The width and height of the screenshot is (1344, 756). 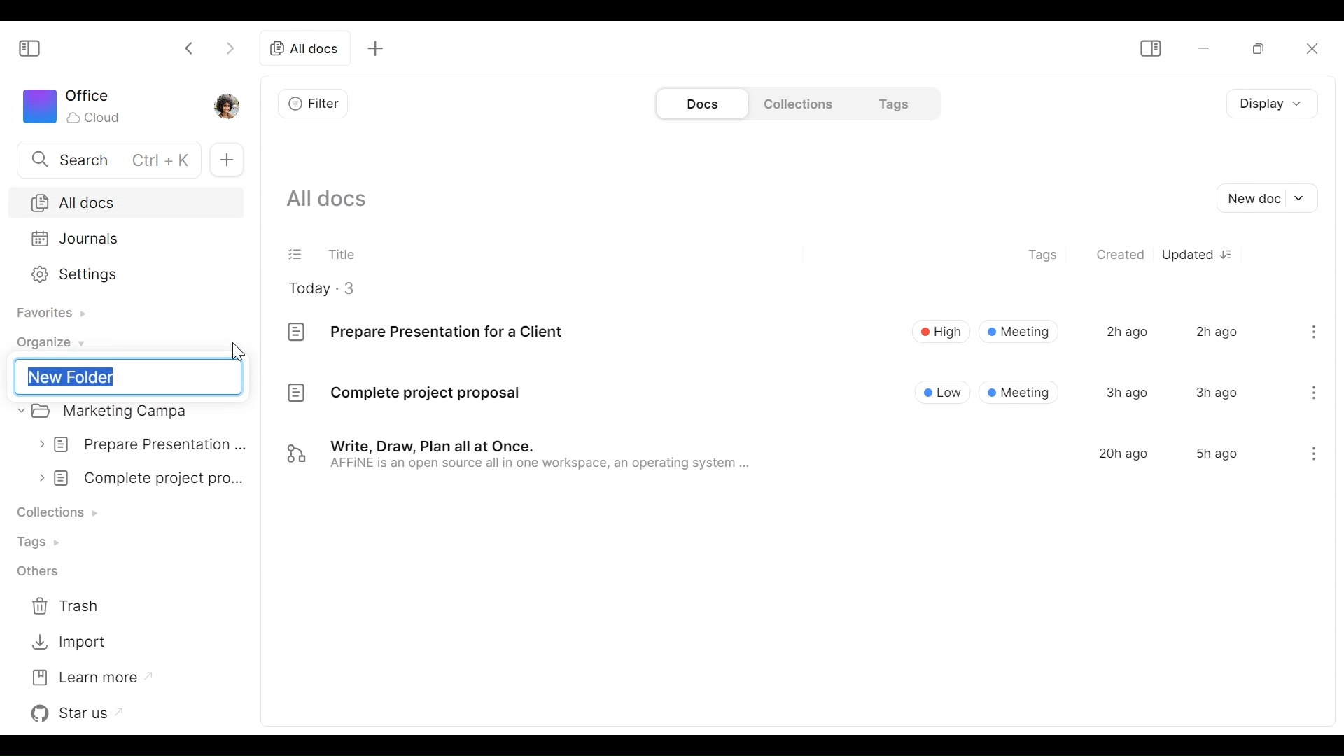 What do you see at coordinates (122, 238) in the screenshot?
I see `Journals` at bounding box center [122, 238].